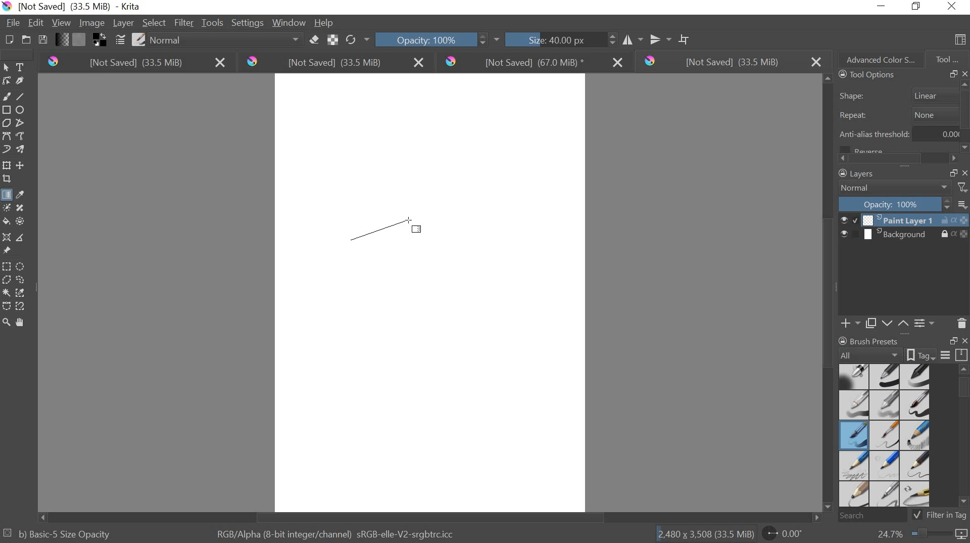 This screenshot has width=970, height=543. I want to click on BRUSH PROPERTIES, so click(902, 355).